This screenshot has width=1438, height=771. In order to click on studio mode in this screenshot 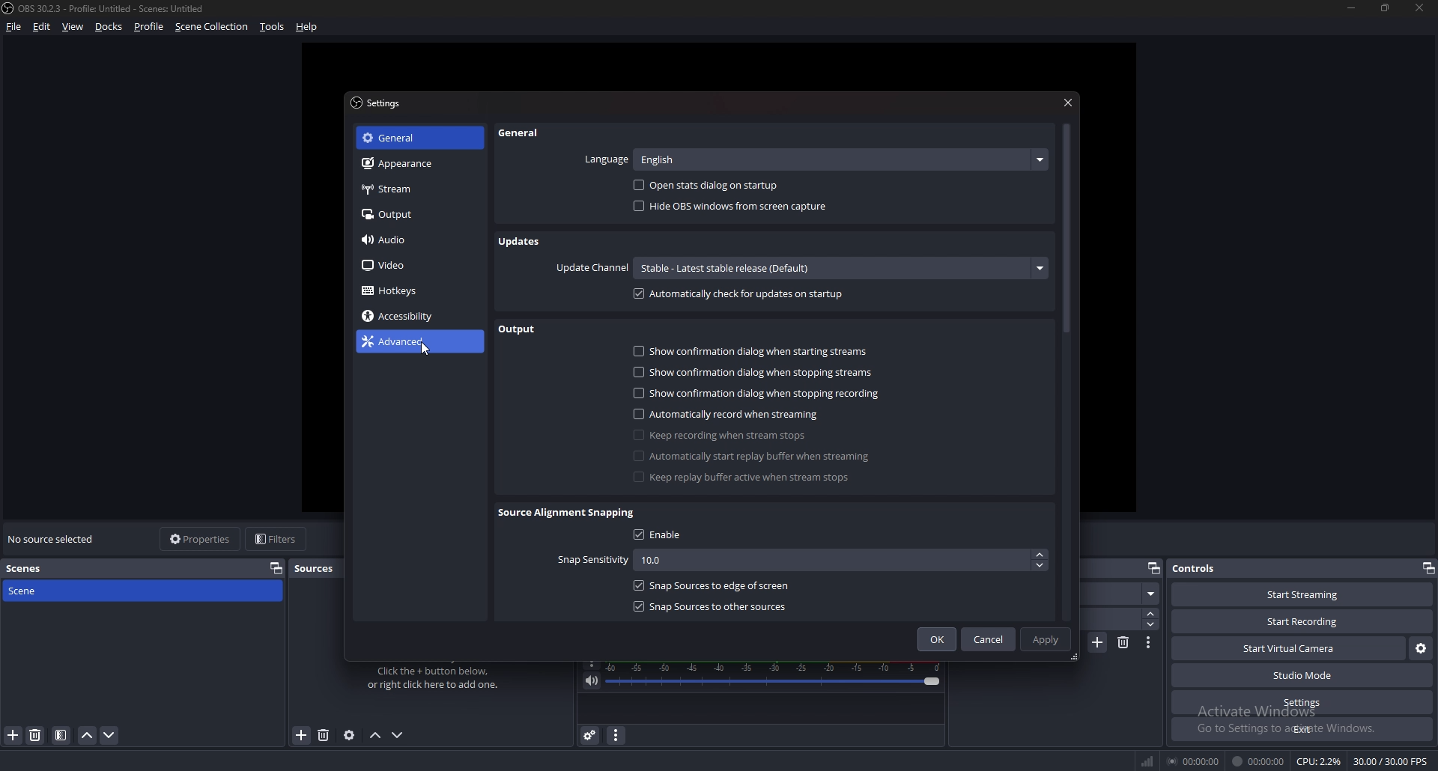, I will do `click(1303, 676)`.